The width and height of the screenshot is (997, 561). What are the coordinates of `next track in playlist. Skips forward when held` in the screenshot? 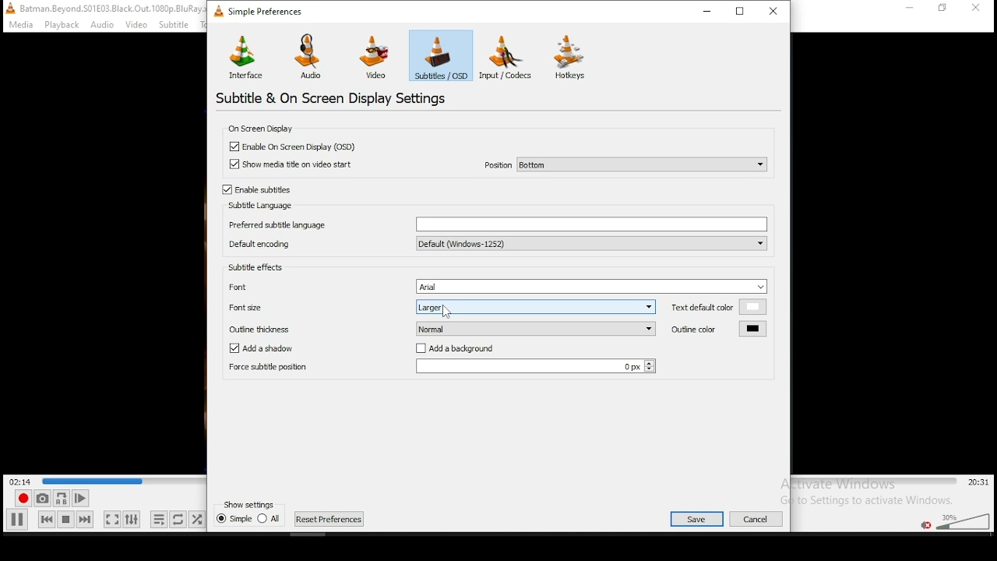 It's located at (84, 519).